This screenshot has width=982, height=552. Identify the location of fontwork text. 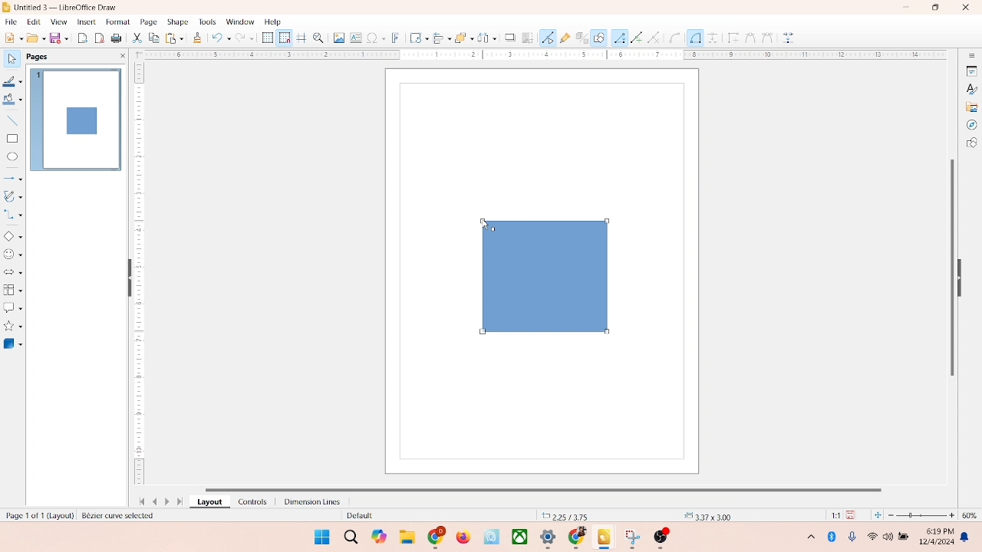
(396, 36).